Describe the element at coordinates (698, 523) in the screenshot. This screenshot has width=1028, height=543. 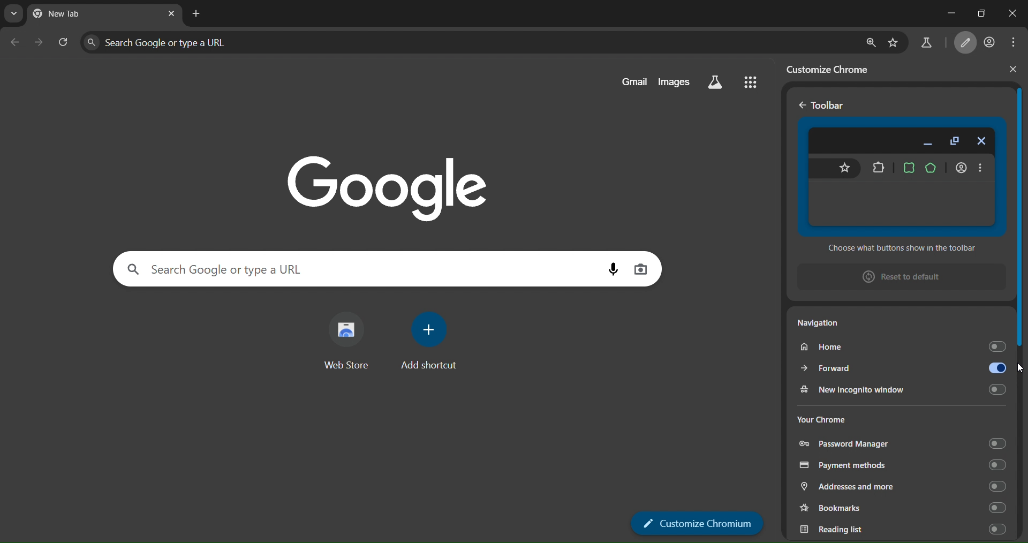
I see `customize chromium` at that location.